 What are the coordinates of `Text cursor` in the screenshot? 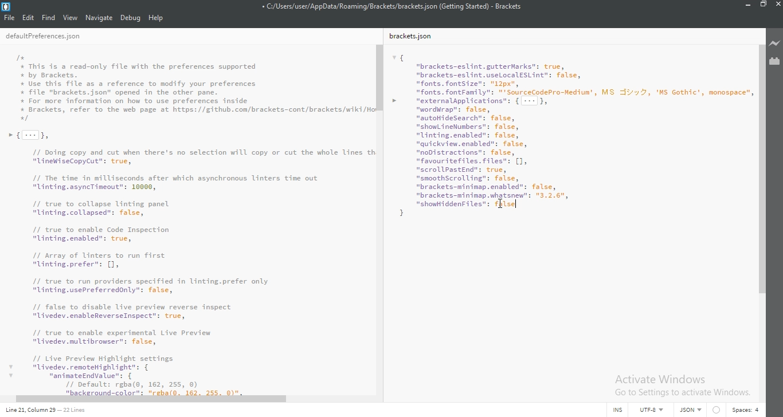 It's located at (516, 204).